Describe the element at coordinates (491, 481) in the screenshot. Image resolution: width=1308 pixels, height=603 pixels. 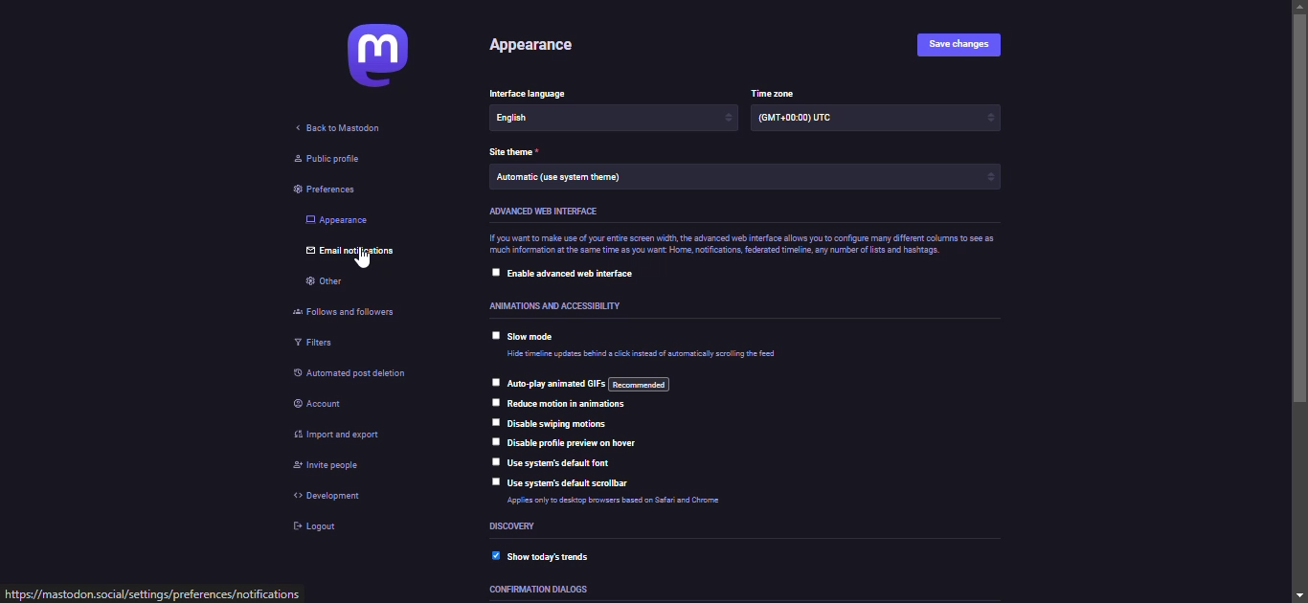
I see `click to select` at that location.